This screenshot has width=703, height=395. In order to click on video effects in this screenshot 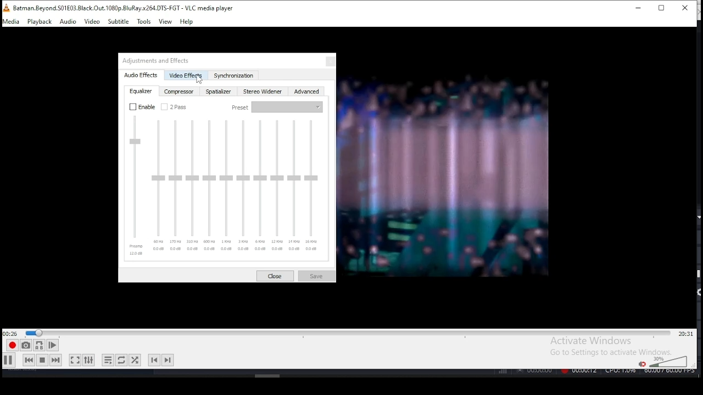, I will do `click(186, 75)`.